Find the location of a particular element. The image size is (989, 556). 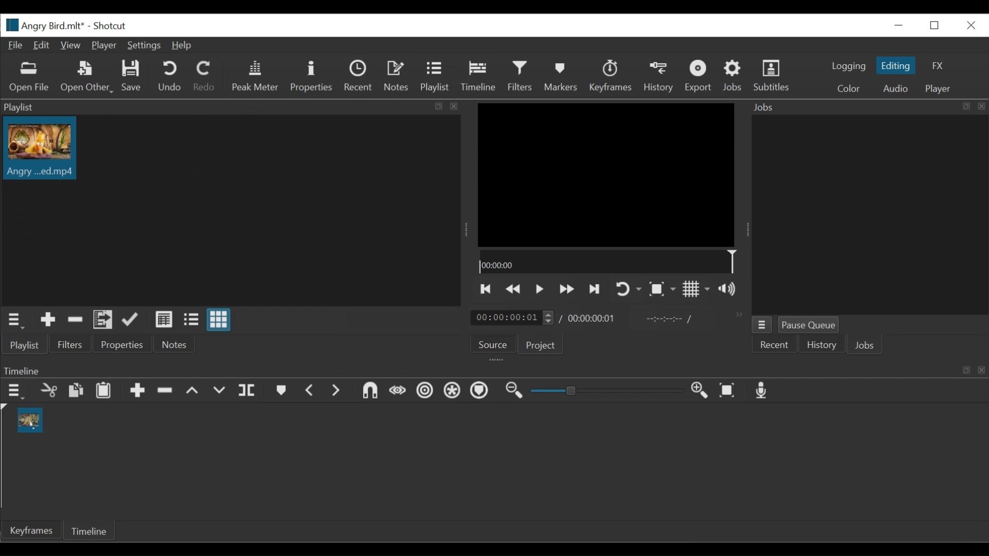

Jobs Panel is located at coordinates (869, 107).